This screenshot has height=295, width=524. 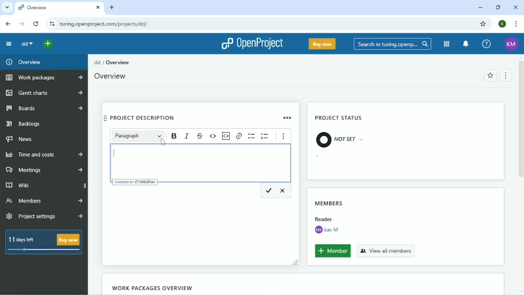 What do you see at coordinates (114, 153) in the screenshot?
I see `Cursor` at bounding box center [114, 153].